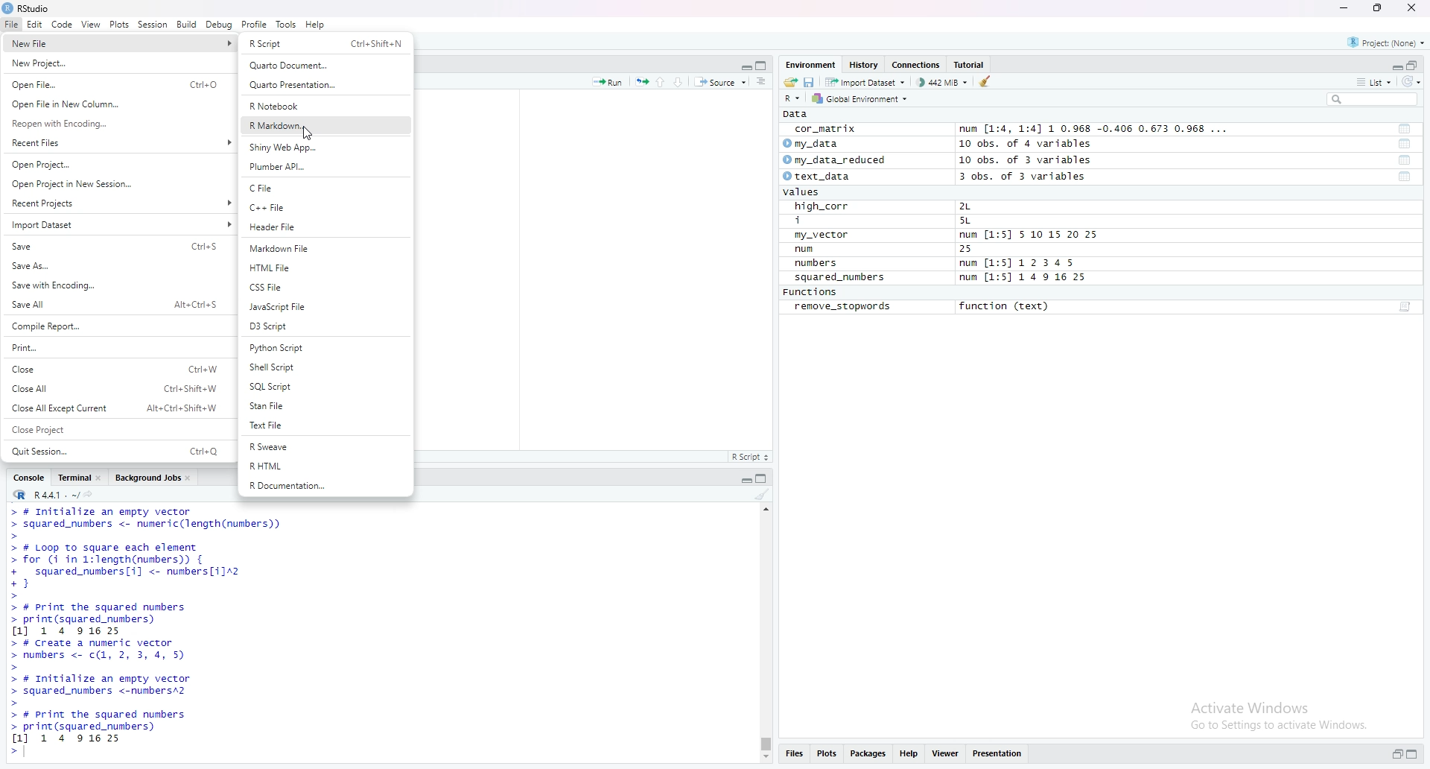 The image size is (1430, 769). What do you see at coordinates (1376, 81) in the screenshot?
I see `List` at bounding box center [1376, 81].